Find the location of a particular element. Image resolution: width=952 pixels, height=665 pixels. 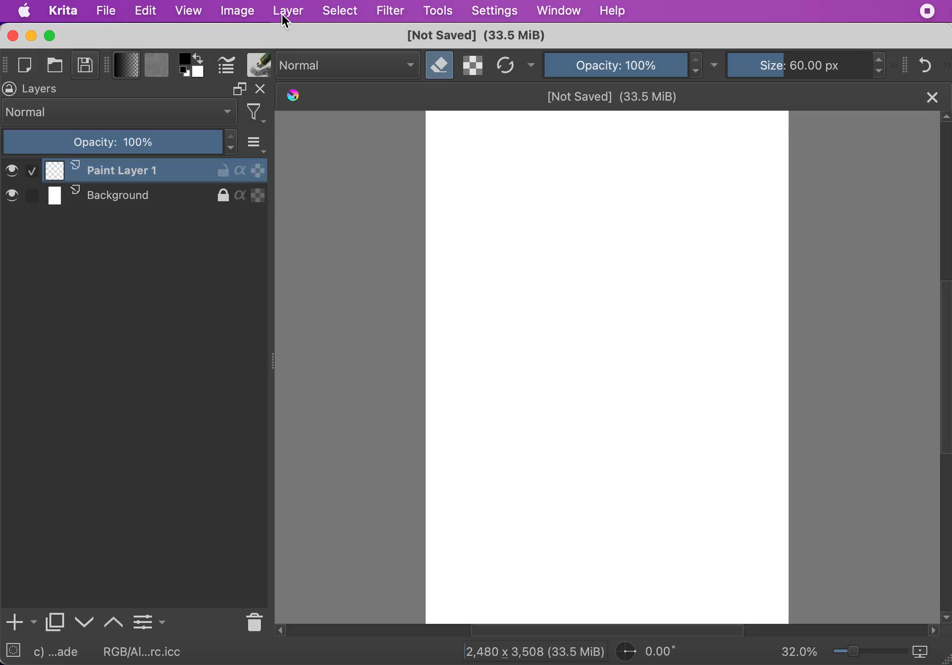

opacity is located at coordinates (615, 64).